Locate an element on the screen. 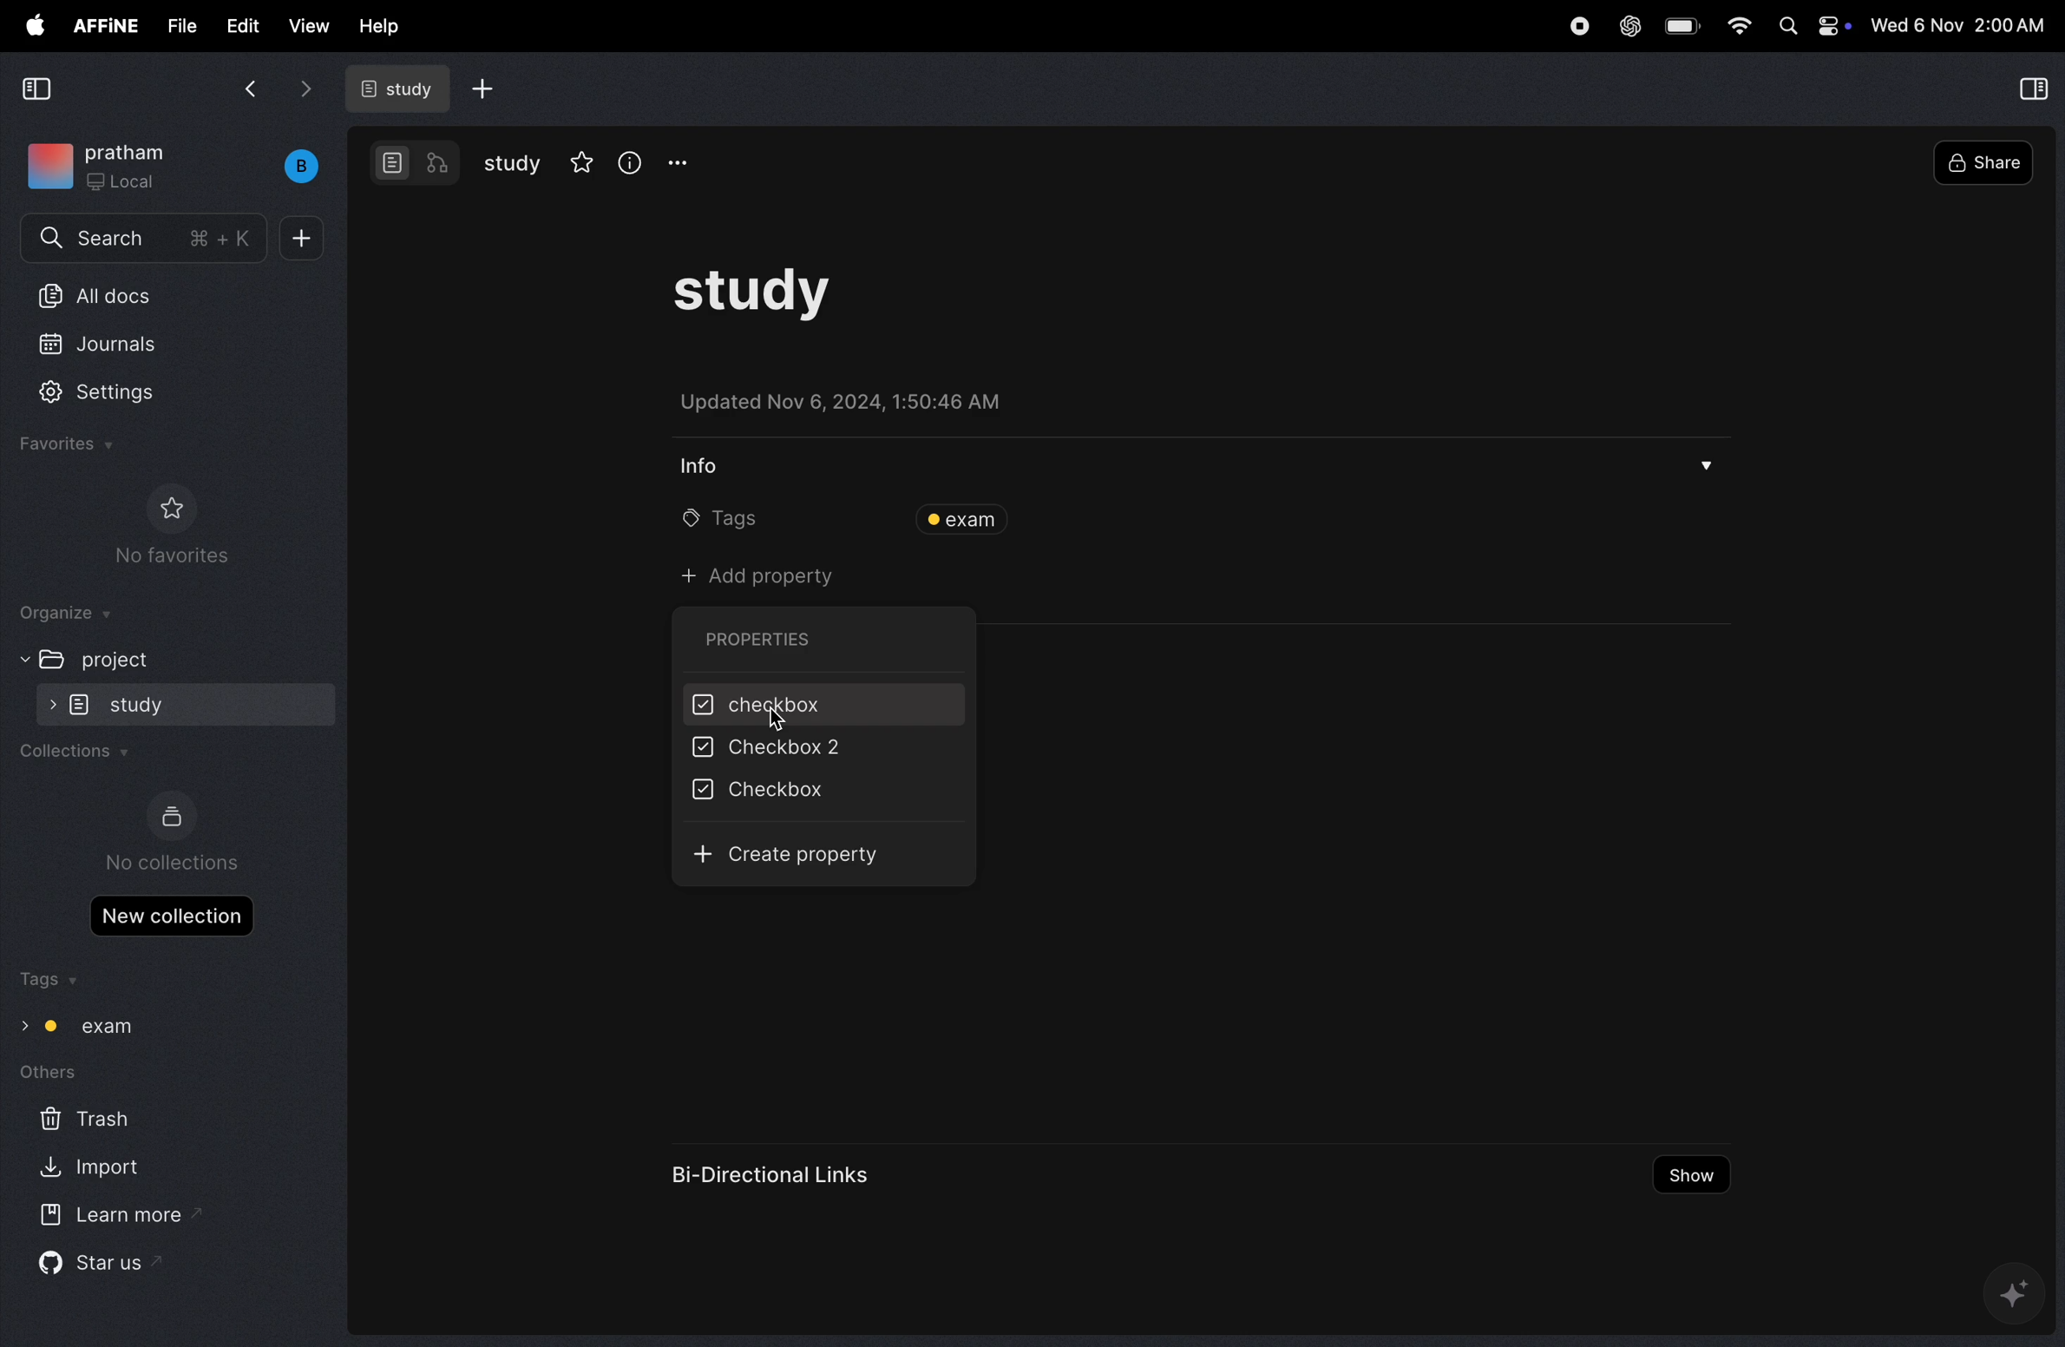  favourites is located at coordinates (71, 445).